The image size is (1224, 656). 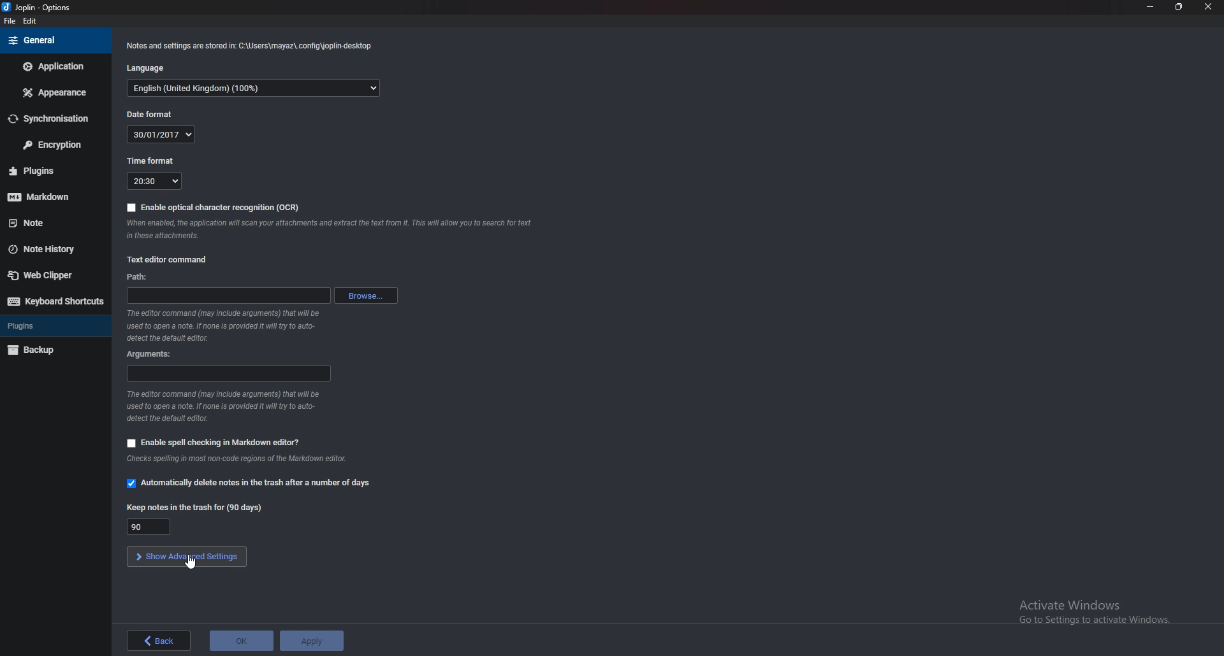 What do you see at coordinates (150, 527) in the screenshot?
I see `90 days` at bounding box center [150, 527].